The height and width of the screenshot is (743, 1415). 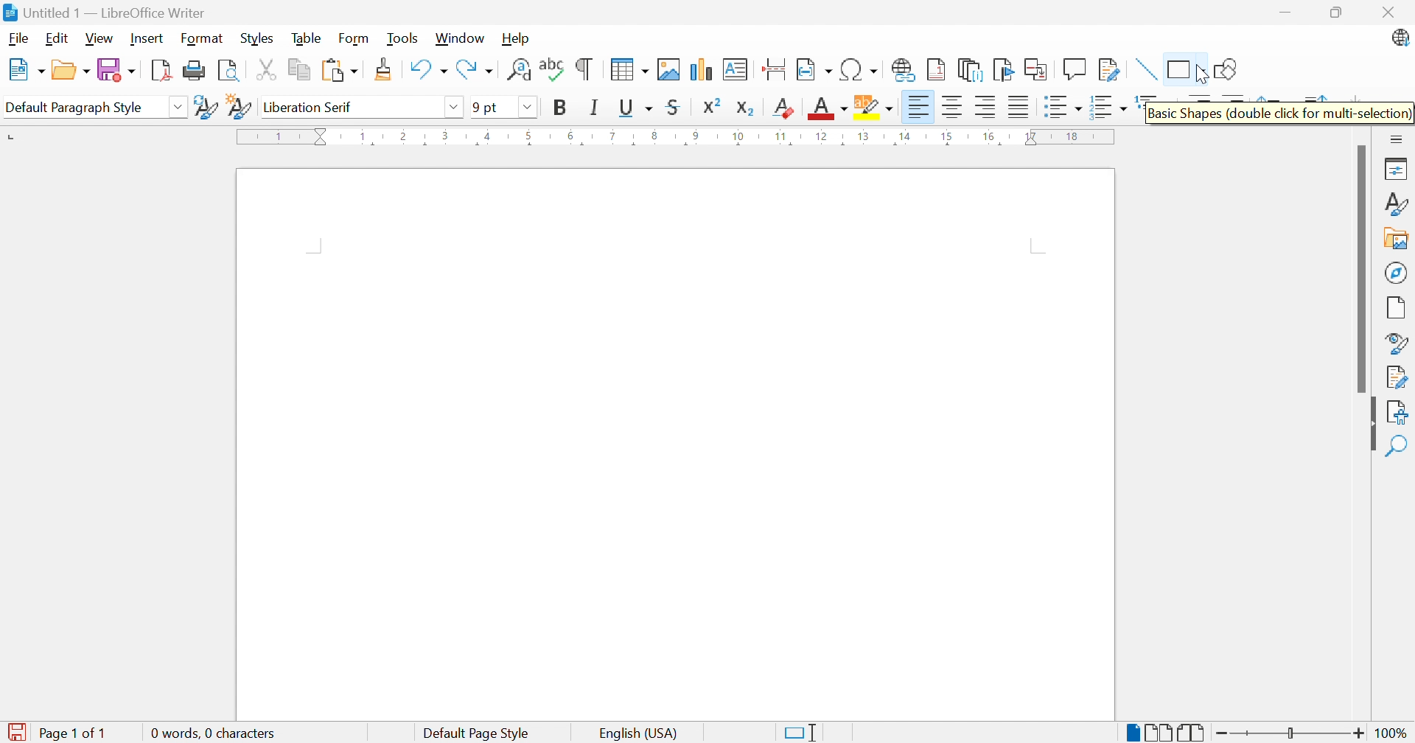 I want to click on Font color, so click(x=829, y=107).